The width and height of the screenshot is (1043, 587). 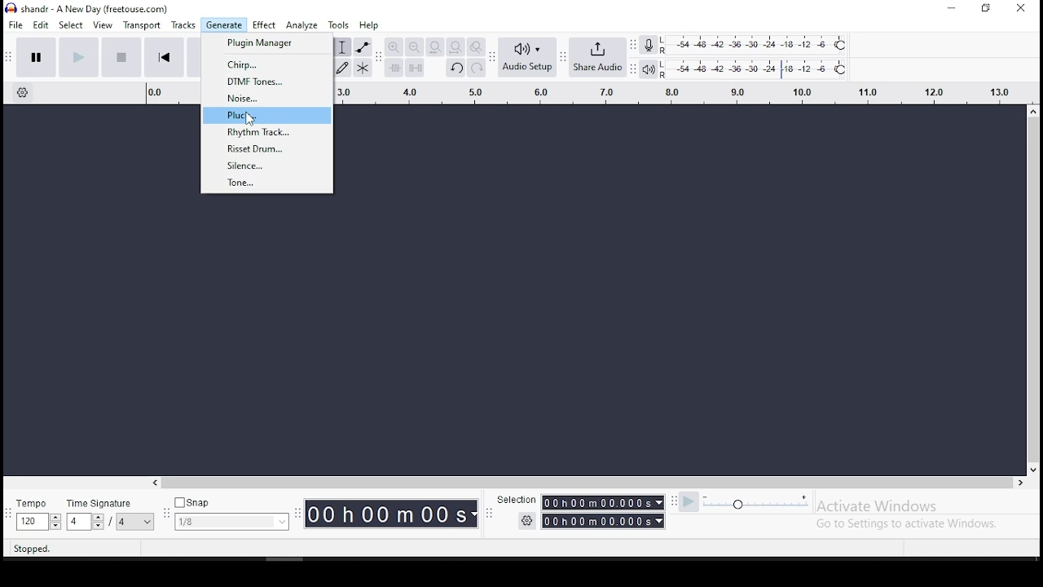 What do you see at coordinates (1033, 289) in the screenshot?
I see `scroll bar` at bounding box center [1033, 289].